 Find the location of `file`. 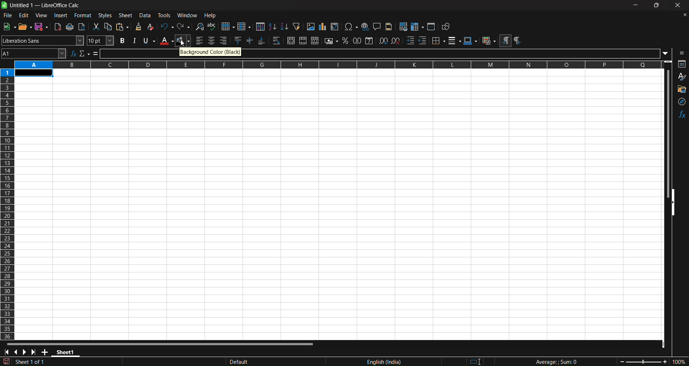

file is located at coordinates (8, 15).